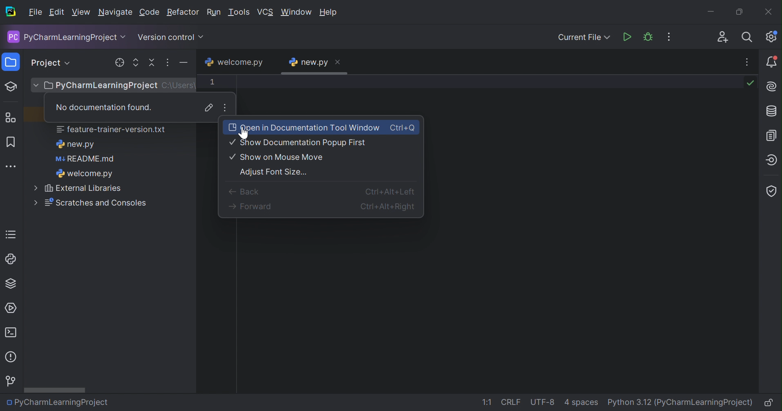  What do you see at coordinates (166, 37) in the screenshot?
I see `Version control` at bounding box center [166, 37].